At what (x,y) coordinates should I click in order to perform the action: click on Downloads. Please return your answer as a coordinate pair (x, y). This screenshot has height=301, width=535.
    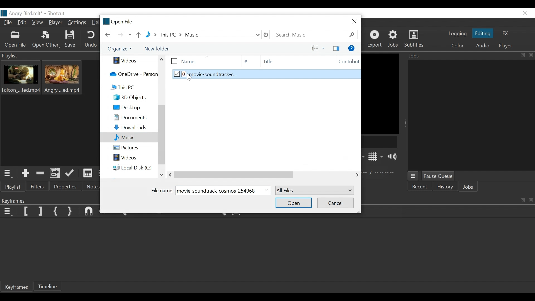
    Looking at the image, I should click on (128, 128).